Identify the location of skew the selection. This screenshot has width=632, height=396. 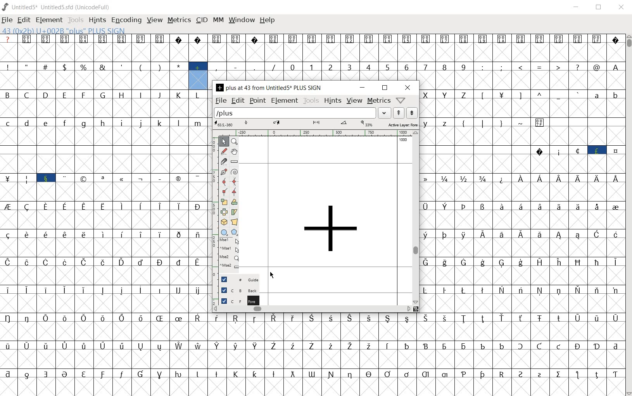
(235, 212).